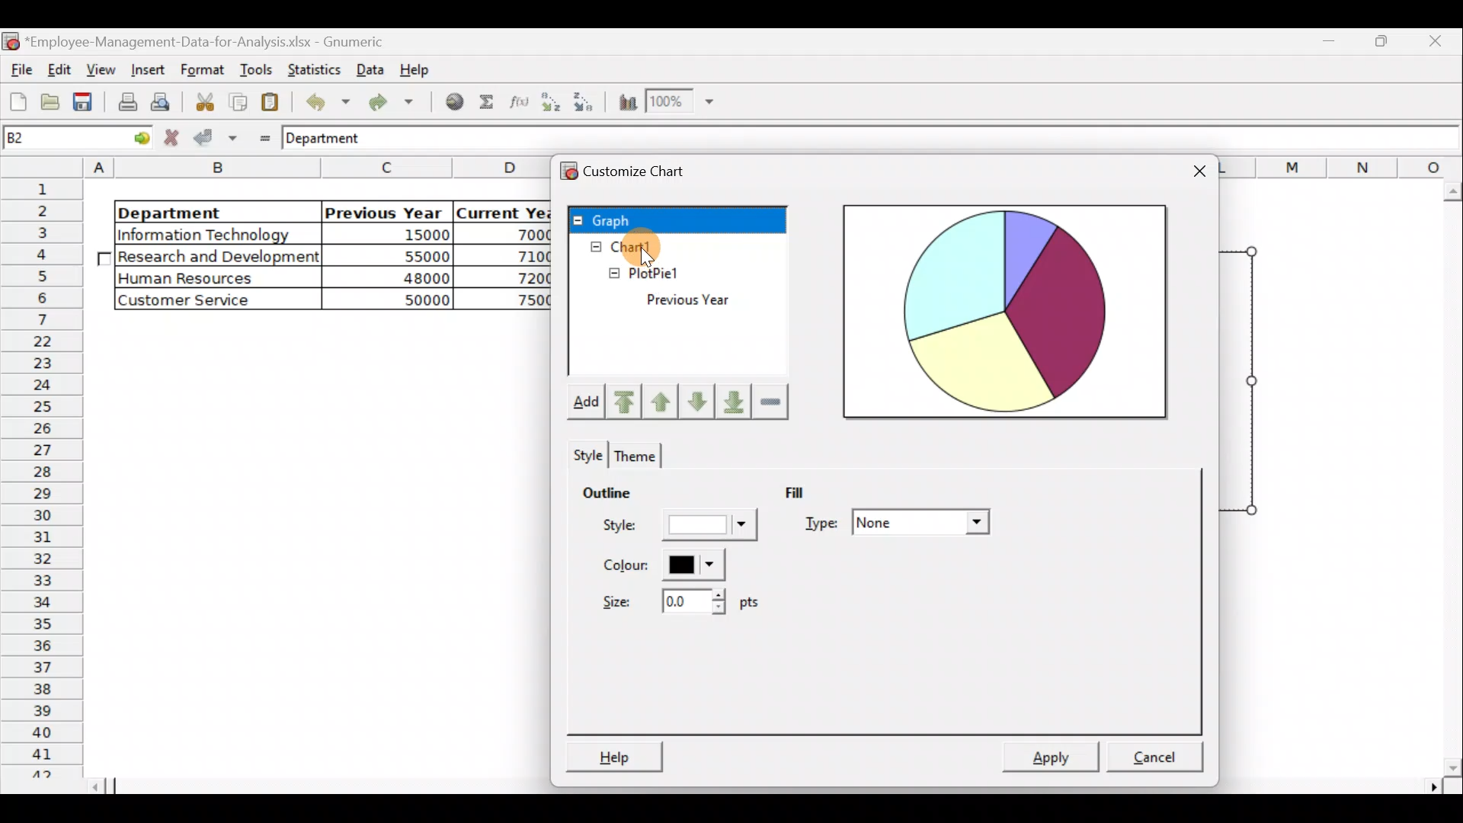 Image resolution: width=1463 pixels, height=823 pixels. I want to click on Zoom, so click(680, 104).